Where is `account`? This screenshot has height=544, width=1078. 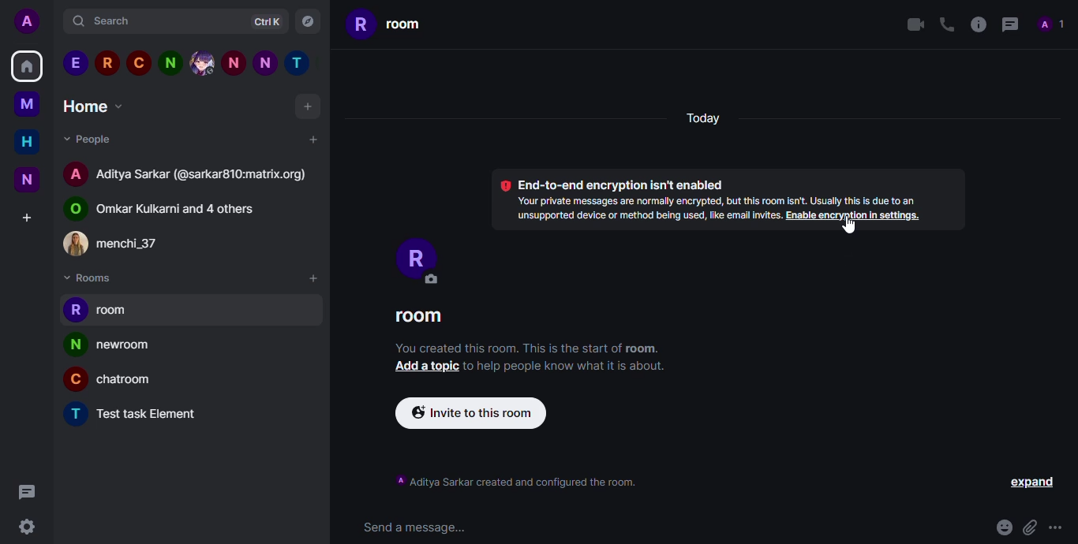
account is located at coordinates (187, 172).